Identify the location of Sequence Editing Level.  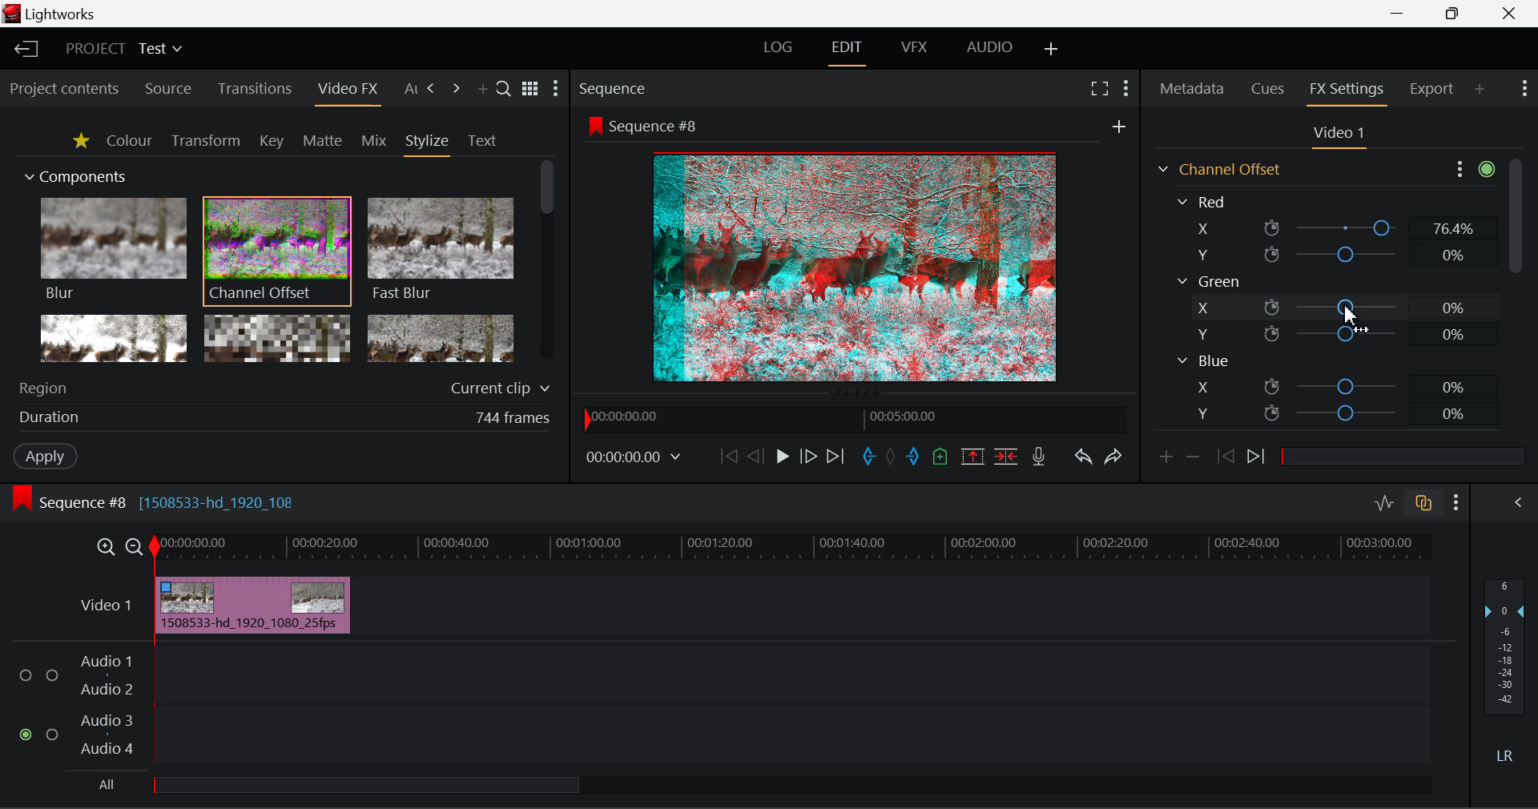
(64, 505).